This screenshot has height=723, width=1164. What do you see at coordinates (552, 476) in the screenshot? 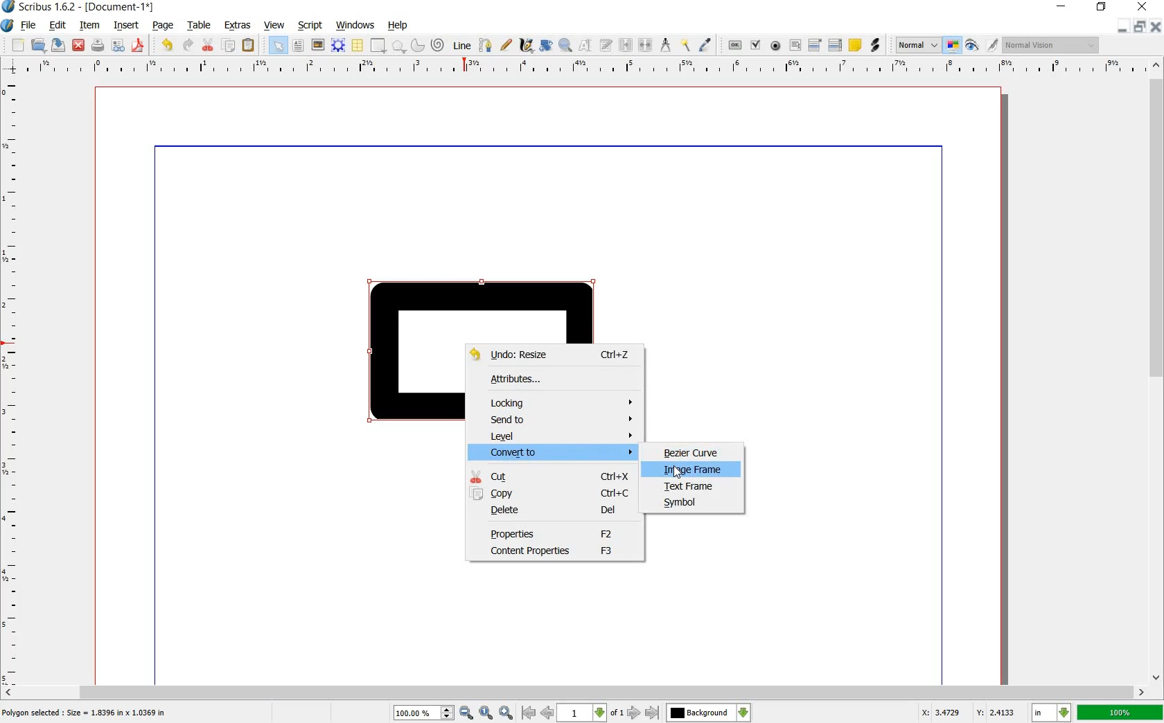
I see `CUT Ctrl+X` at bounding box center [552, 476].